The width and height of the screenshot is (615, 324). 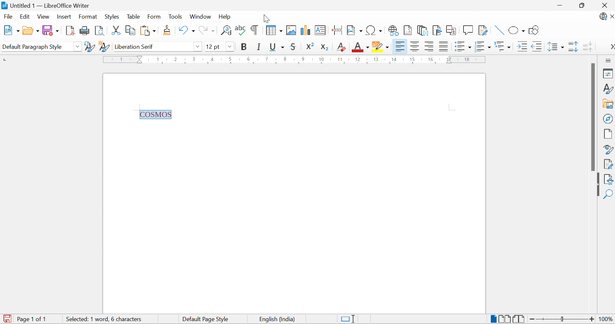 What do you see at coordinates (452, 31) in the screenshot?
I see `Insert Cross-reference` at bounding box center [452, 31].